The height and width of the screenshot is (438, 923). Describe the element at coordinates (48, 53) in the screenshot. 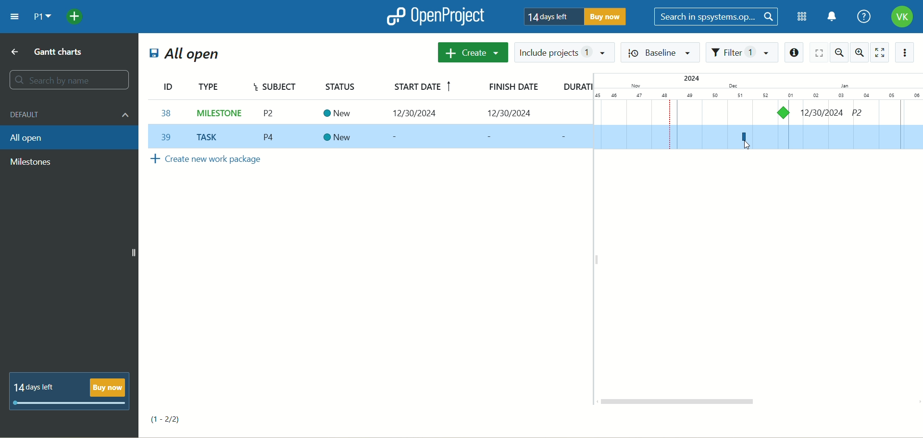

I see `gantt charts` at that location.